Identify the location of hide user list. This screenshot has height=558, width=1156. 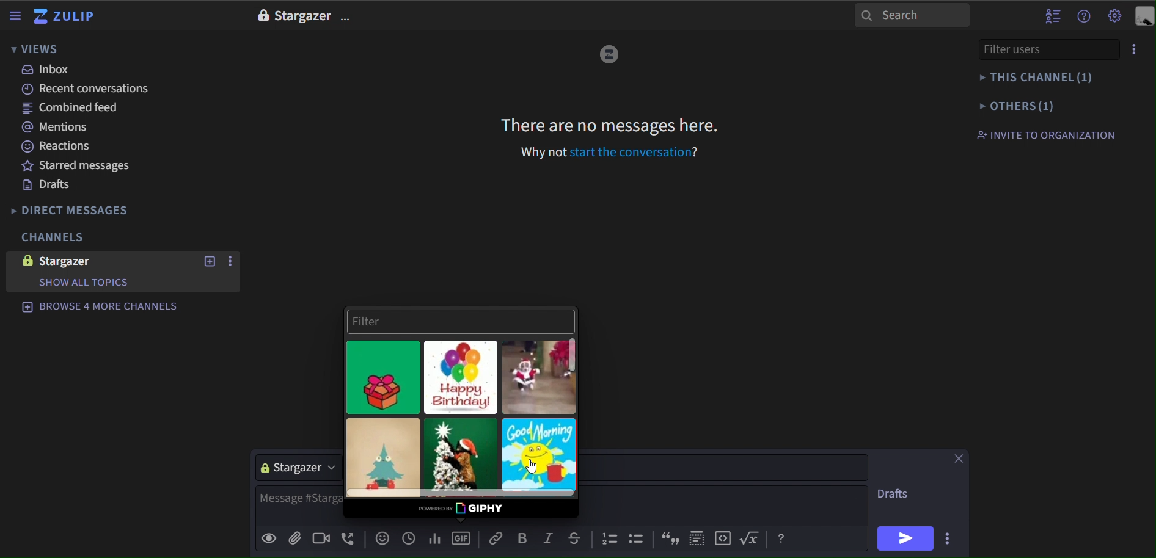
(1053, 15).